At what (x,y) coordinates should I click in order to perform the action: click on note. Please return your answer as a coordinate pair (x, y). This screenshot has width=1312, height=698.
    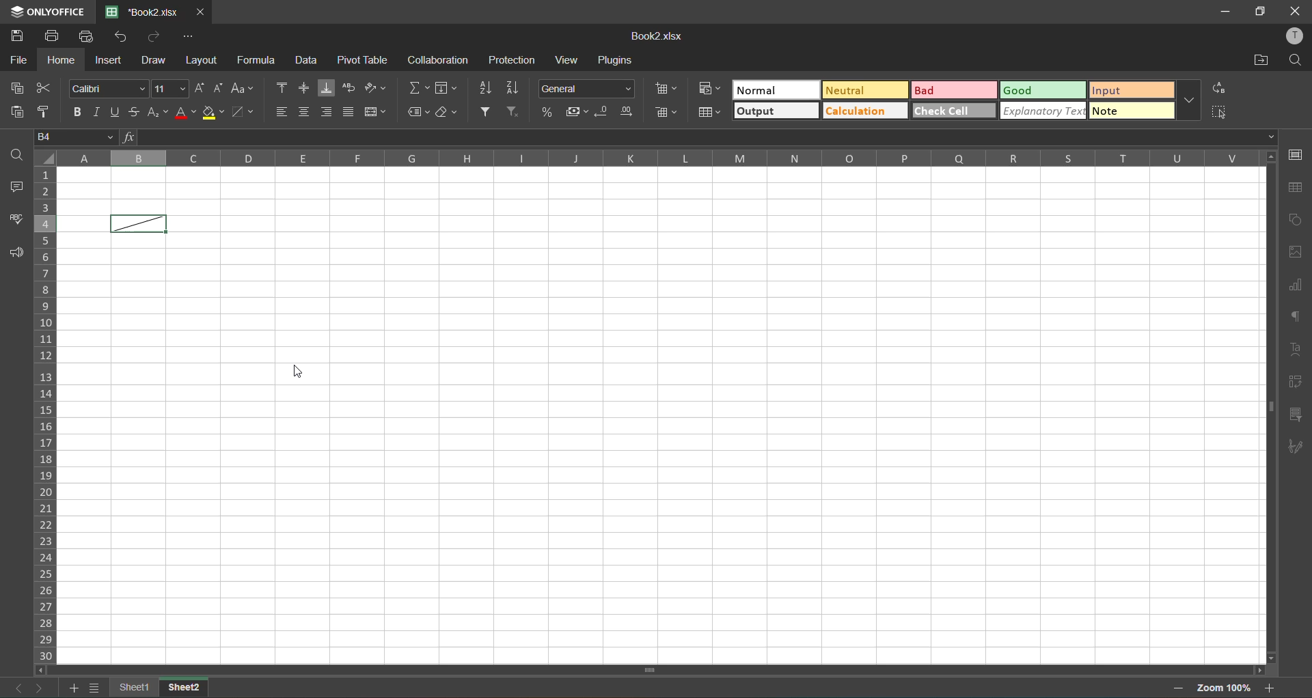
    Looking at the image, I should click on (1129, 113).